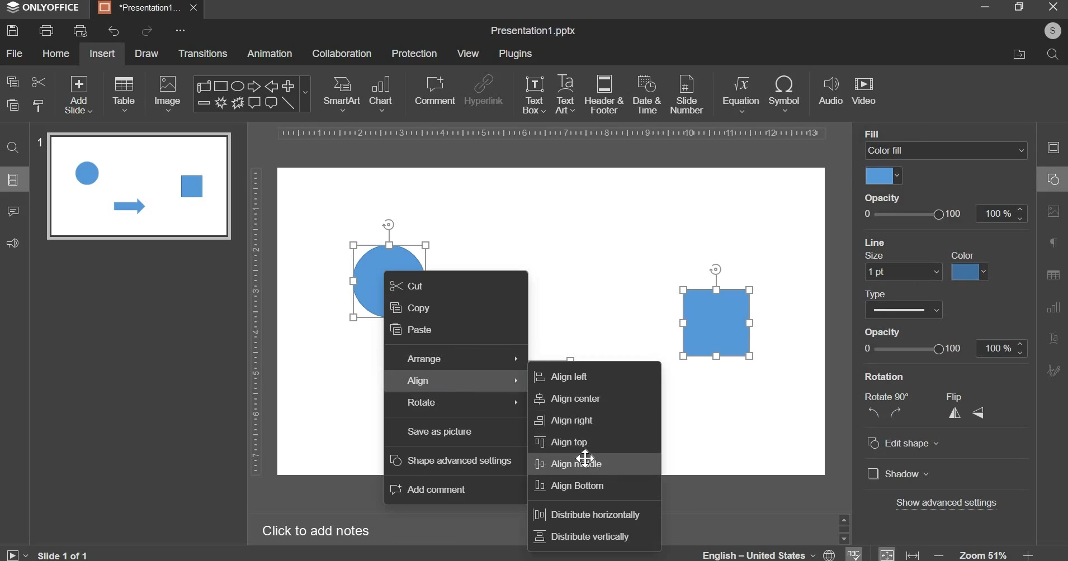 The image size is (1068, 561). I want to click on Slide1 of 1, so click(67, 554).